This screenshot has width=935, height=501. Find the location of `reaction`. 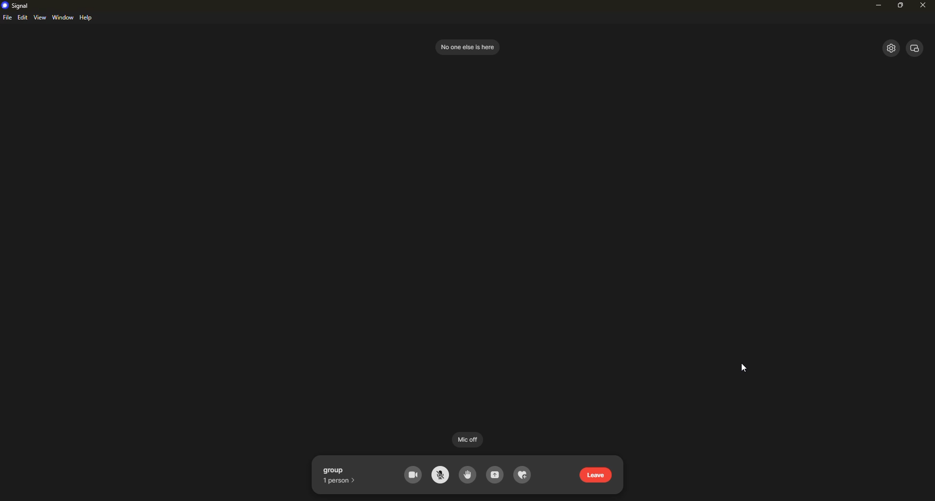

reaction is located at coordinates (523, 476).